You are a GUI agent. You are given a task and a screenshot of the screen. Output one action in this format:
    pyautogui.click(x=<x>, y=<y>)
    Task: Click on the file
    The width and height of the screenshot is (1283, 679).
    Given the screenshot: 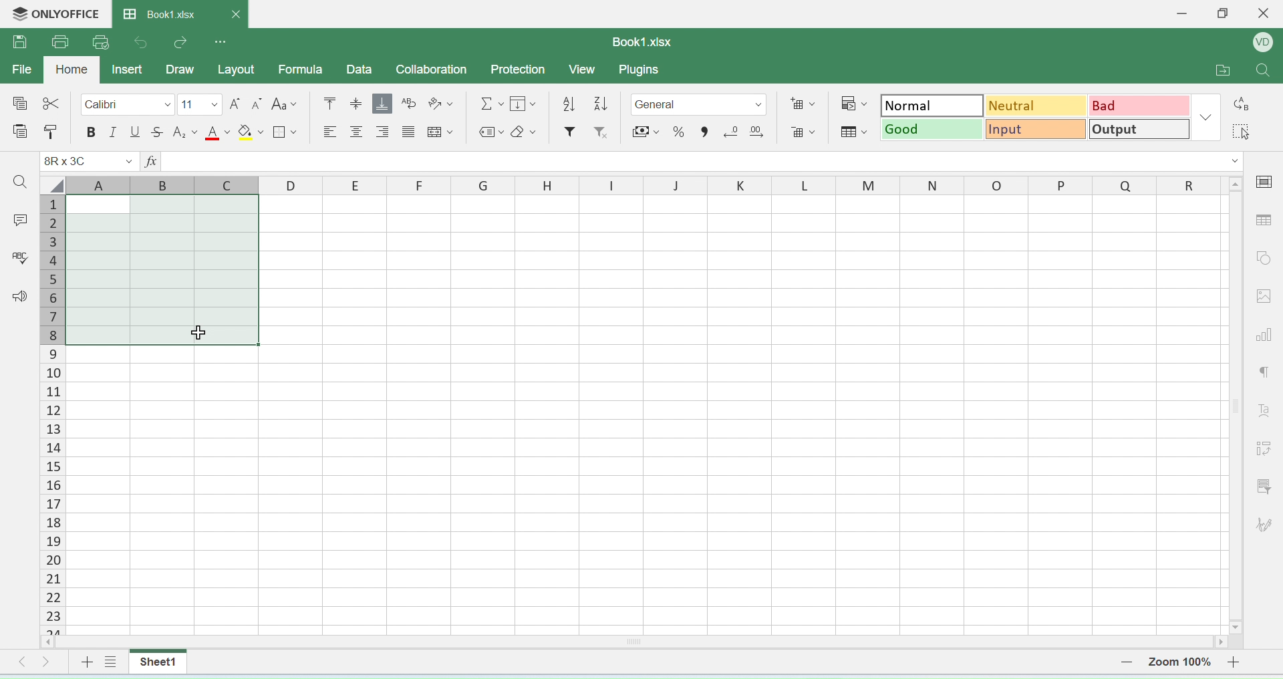 What is the action you would take?
    pyautogui.click(x=25, y=72)
    